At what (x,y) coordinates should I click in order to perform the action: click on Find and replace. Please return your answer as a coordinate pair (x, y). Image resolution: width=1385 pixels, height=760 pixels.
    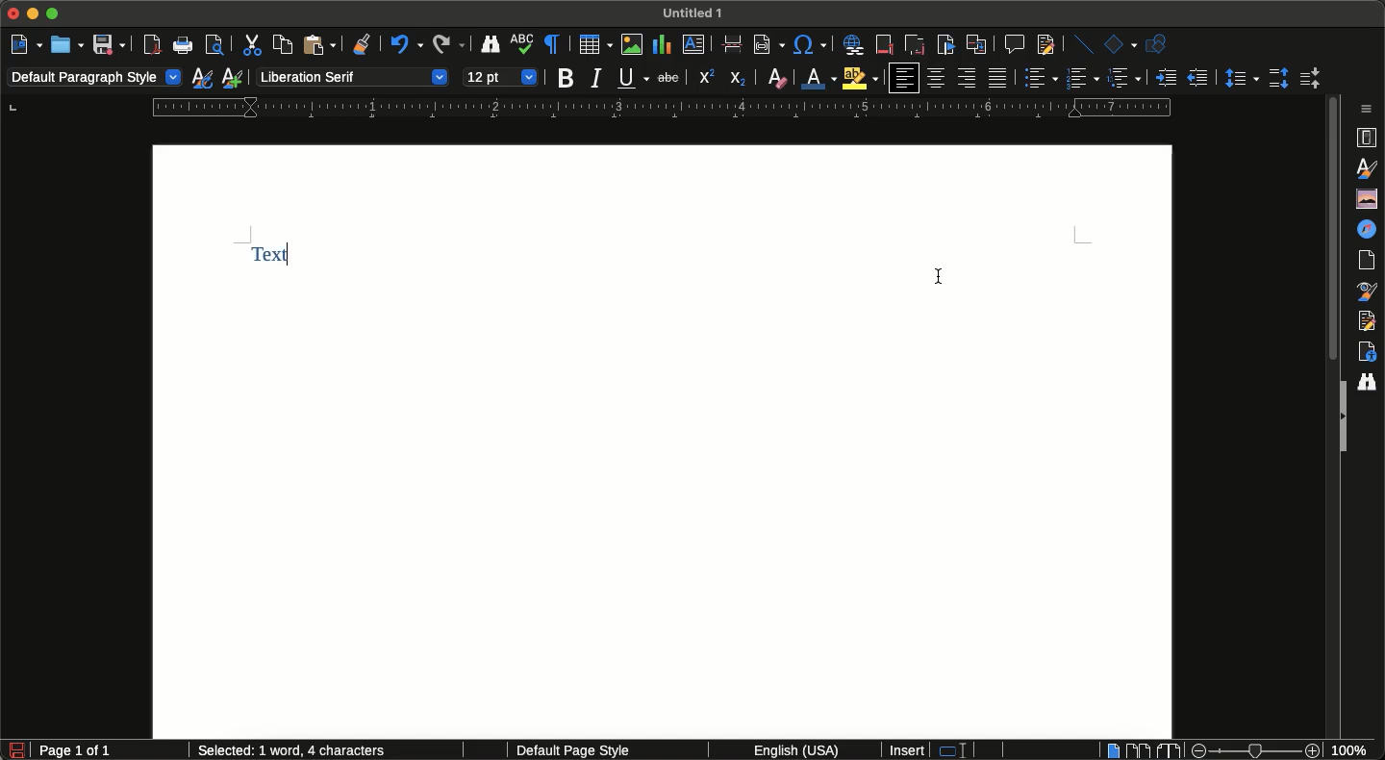
    Looking at the image, I should click on (491, 47).